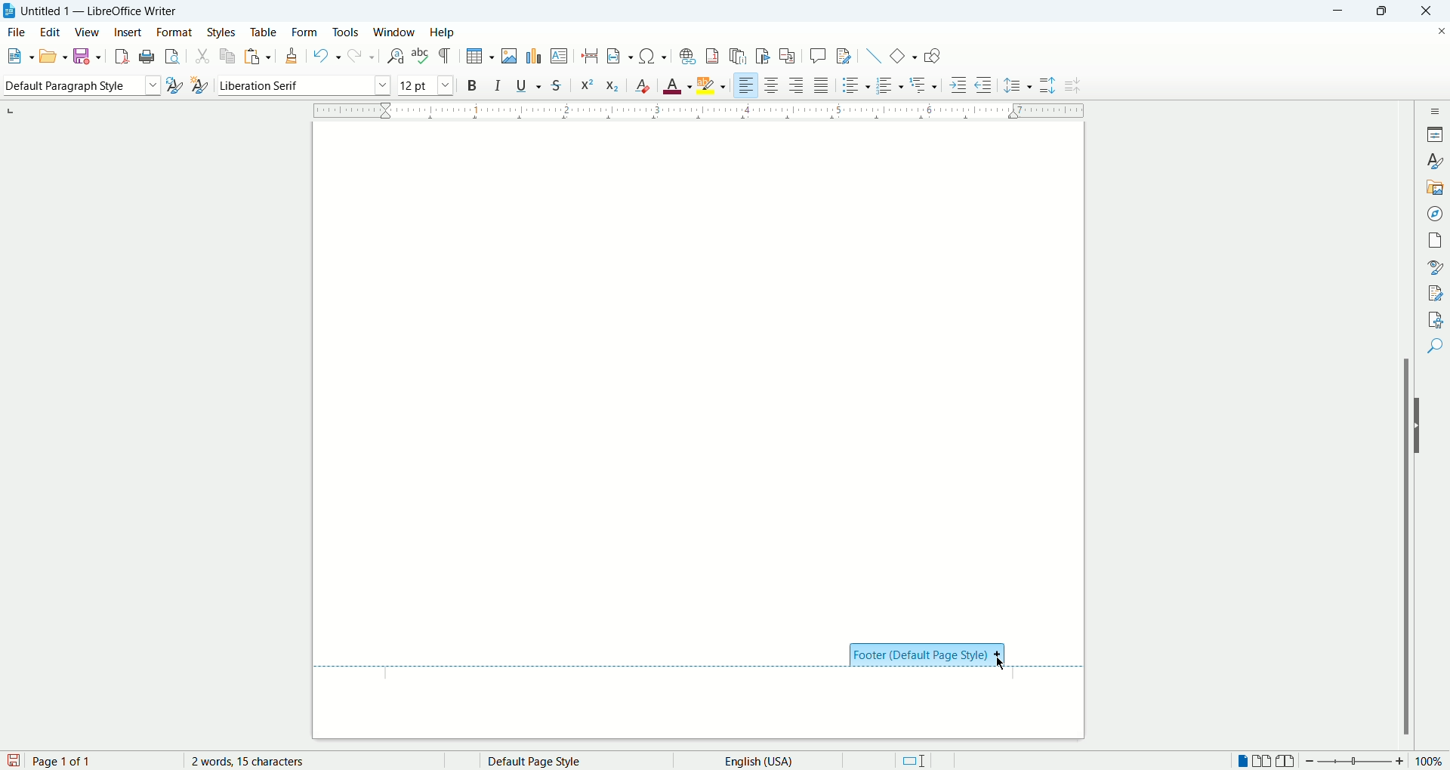 Image resolution: width=1450 pixels, height=770 pixels. I want to click on form, so click(305, 31).